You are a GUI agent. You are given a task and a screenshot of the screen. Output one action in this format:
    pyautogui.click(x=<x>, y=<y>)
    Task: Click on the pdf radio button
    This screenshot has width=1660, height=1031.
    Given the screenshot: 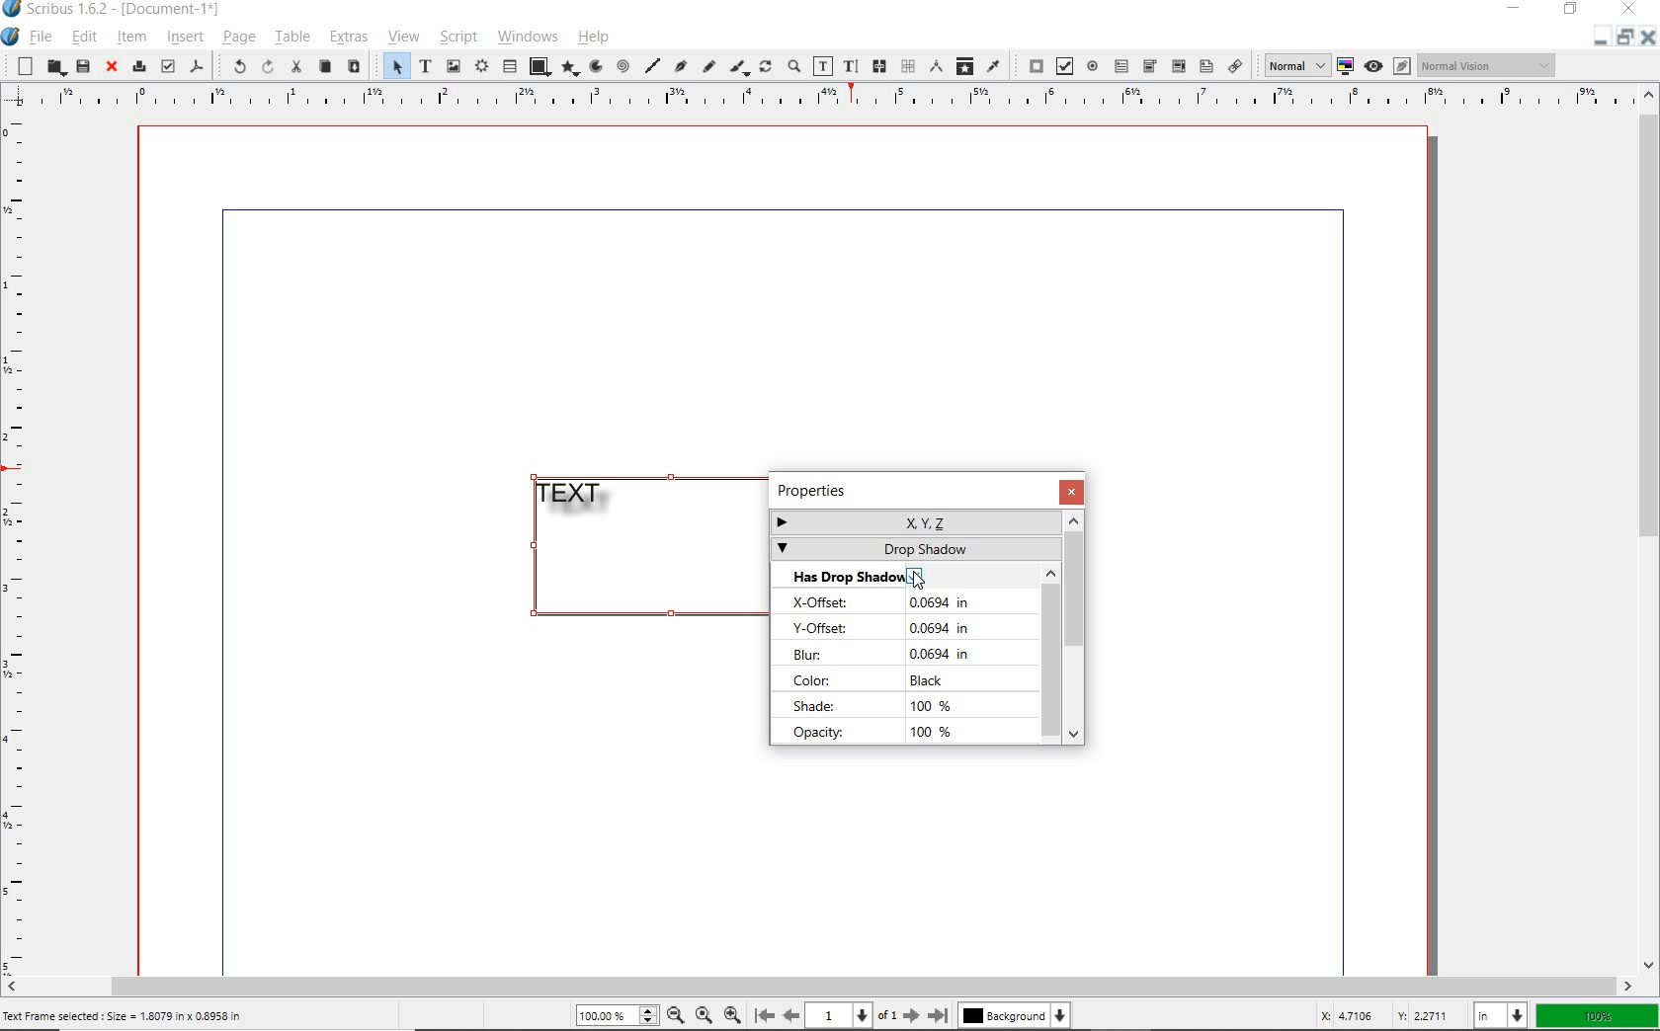 What is the action you would take?
    pyautogui.click(x=1093, y=66)
    